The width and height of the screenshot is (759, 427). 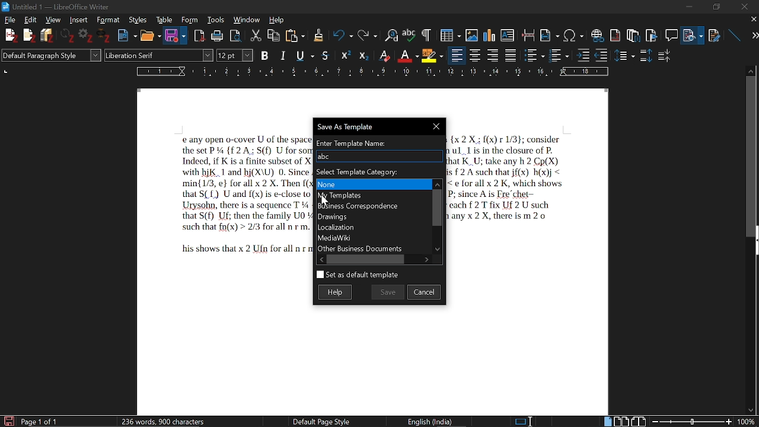 What do you see at coordinates (509, 33) in the screenshot?
I see `Insert text` at bounding box center [509, 33].